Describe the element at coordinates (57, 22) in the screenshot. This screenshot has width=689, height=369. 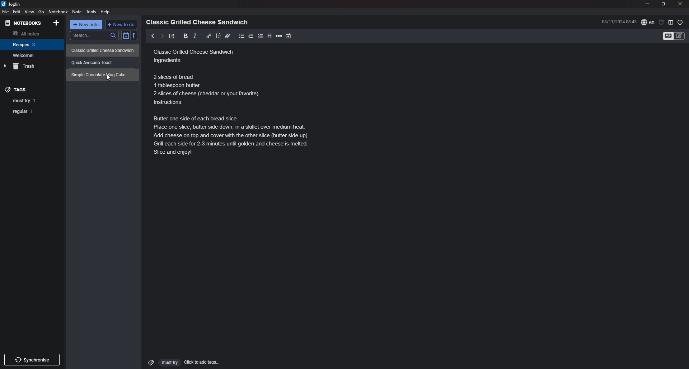
I see `add notebook` at that location.